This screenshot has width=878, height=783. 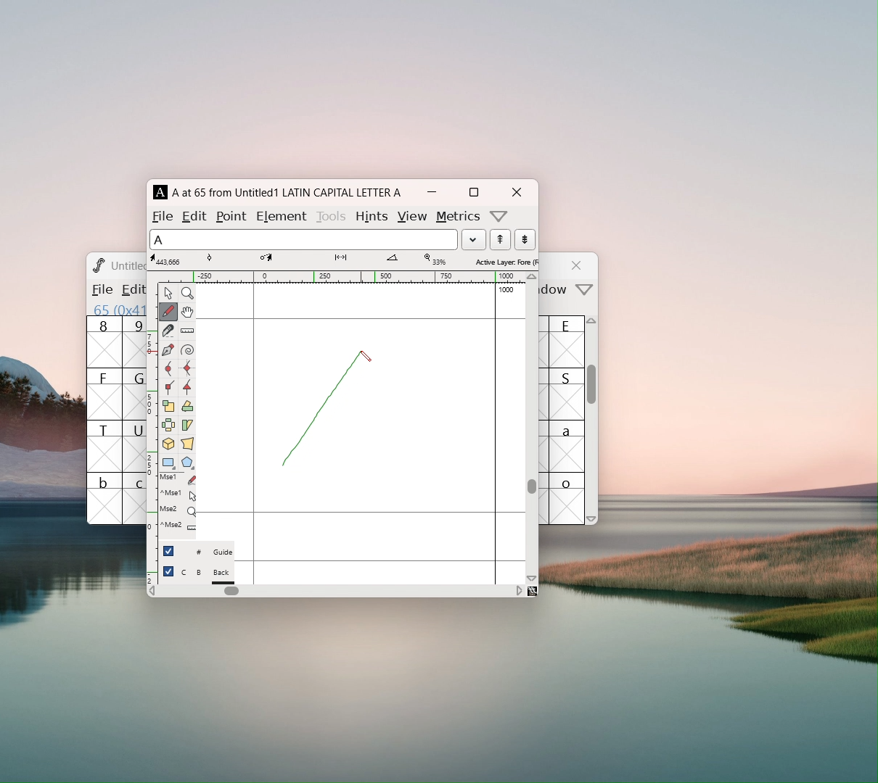 I want to click on horizontal scrollbar, so click(x=231, y=591).